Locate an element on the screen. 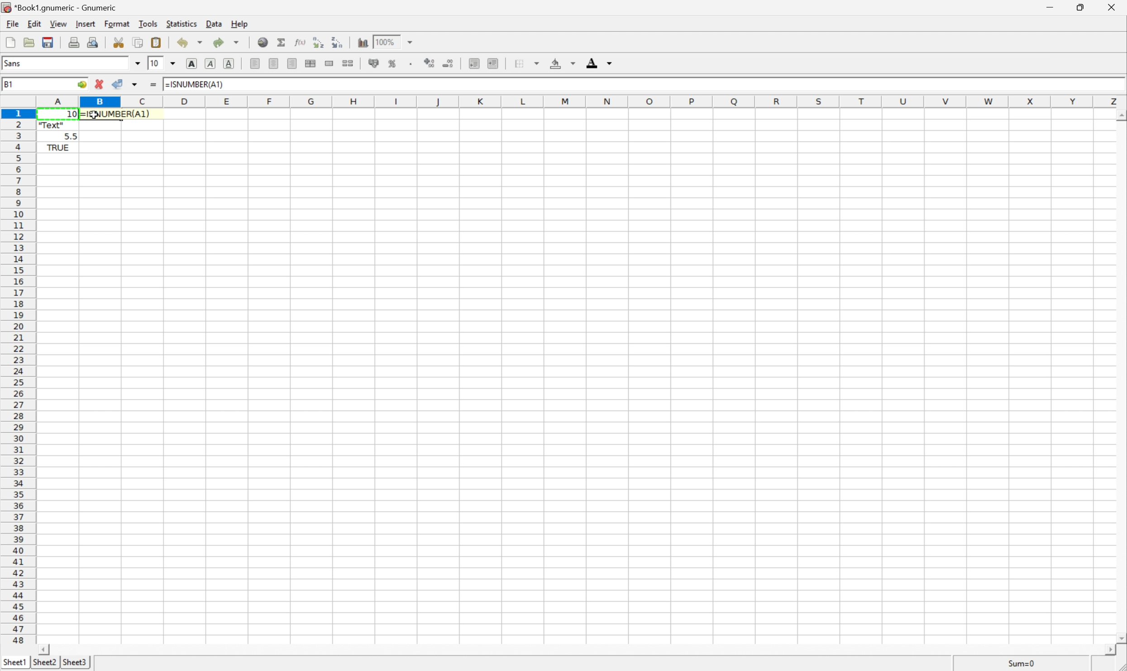 This screenshot has height=671, width=1127. Decrease number of decimals displayed is located at coordinates (449, 64).